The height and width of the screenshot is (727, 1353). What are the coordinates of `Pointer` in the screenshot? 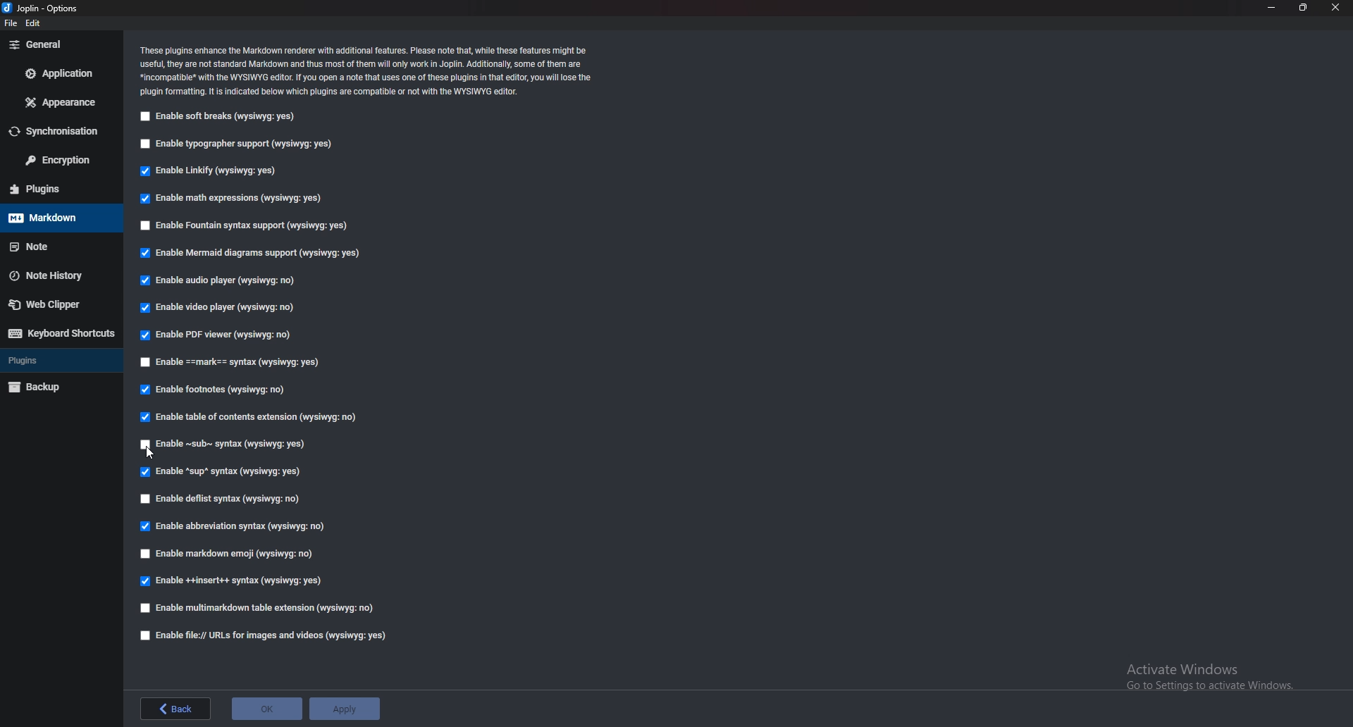 It's located at (151, 454).